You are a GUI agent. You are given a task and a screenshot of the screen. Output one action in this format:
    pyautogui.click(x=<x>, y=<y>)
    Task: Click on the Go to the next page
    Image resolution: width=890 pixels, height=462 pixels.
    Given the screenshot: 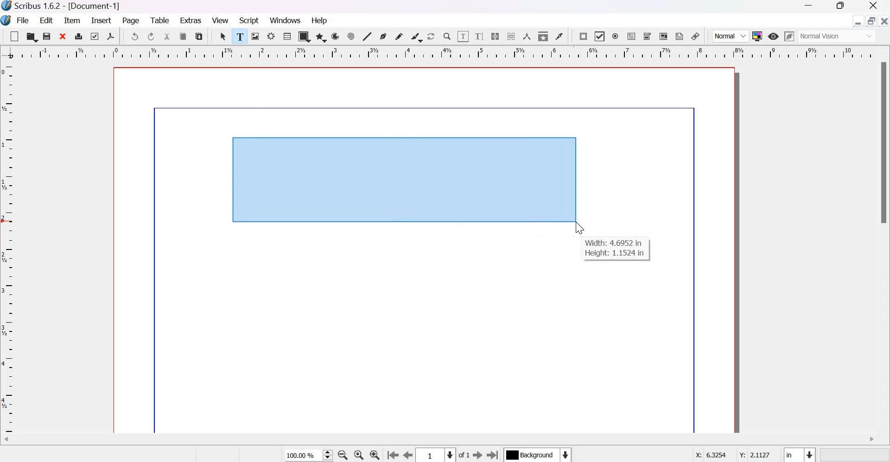 What is the action you would take?
    pyautogui.click(x=477, y=455)
    